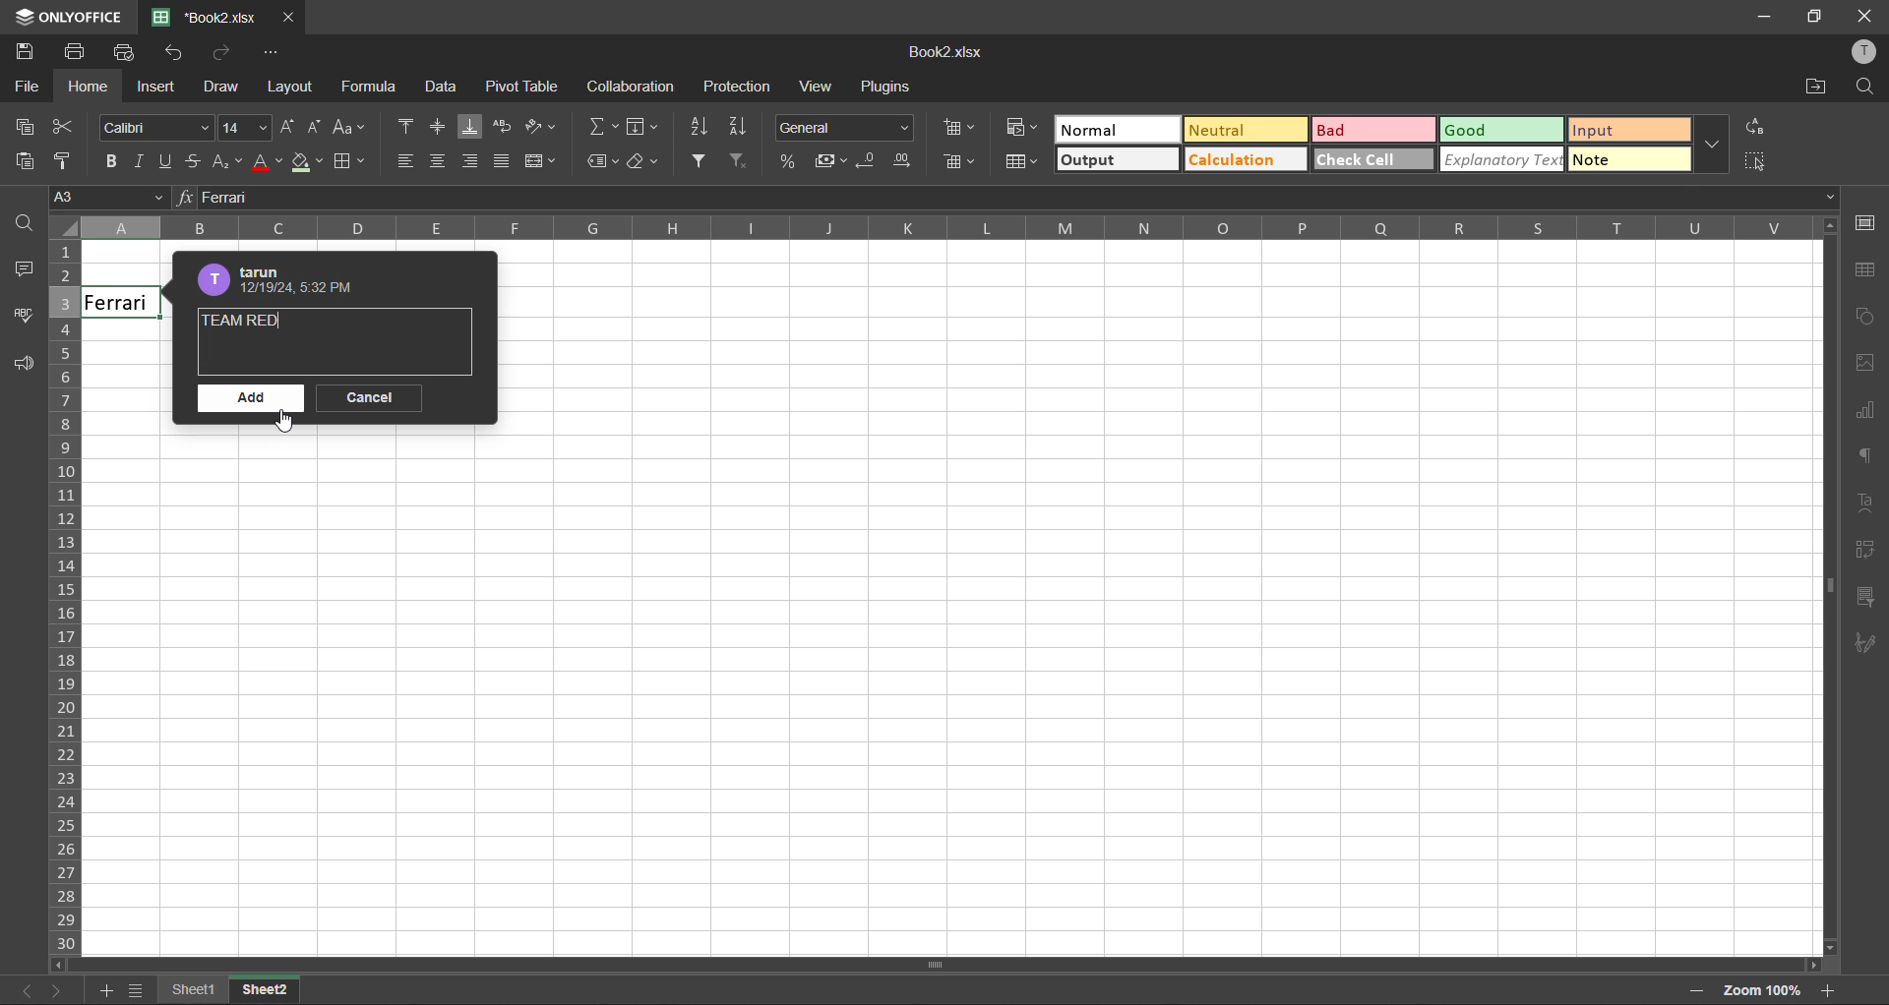  I want to click on signature, so click(1863, 642).